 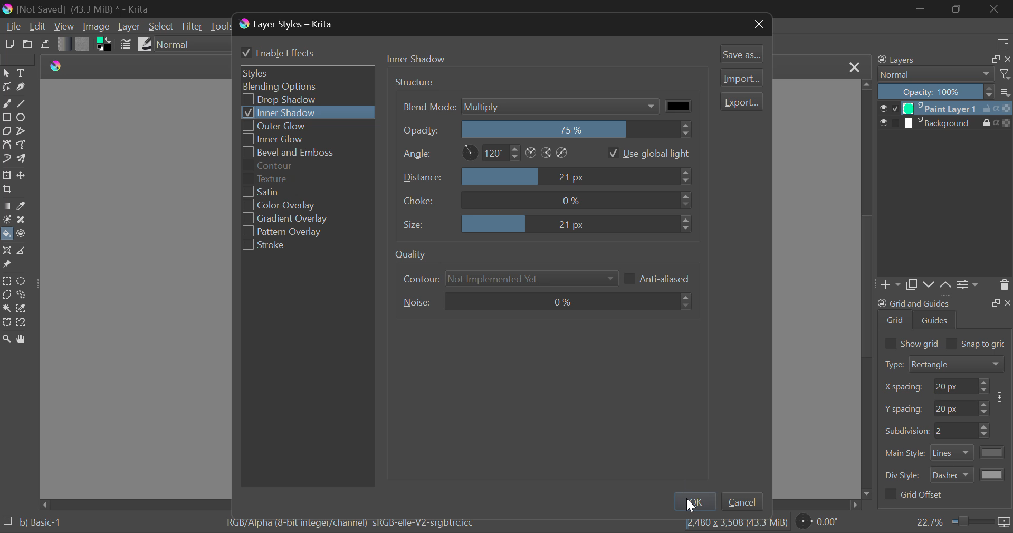 What do you see at coordinates (7, 117) in the screenshot?
I see `Rectangle` at bounding box center [7, 117].